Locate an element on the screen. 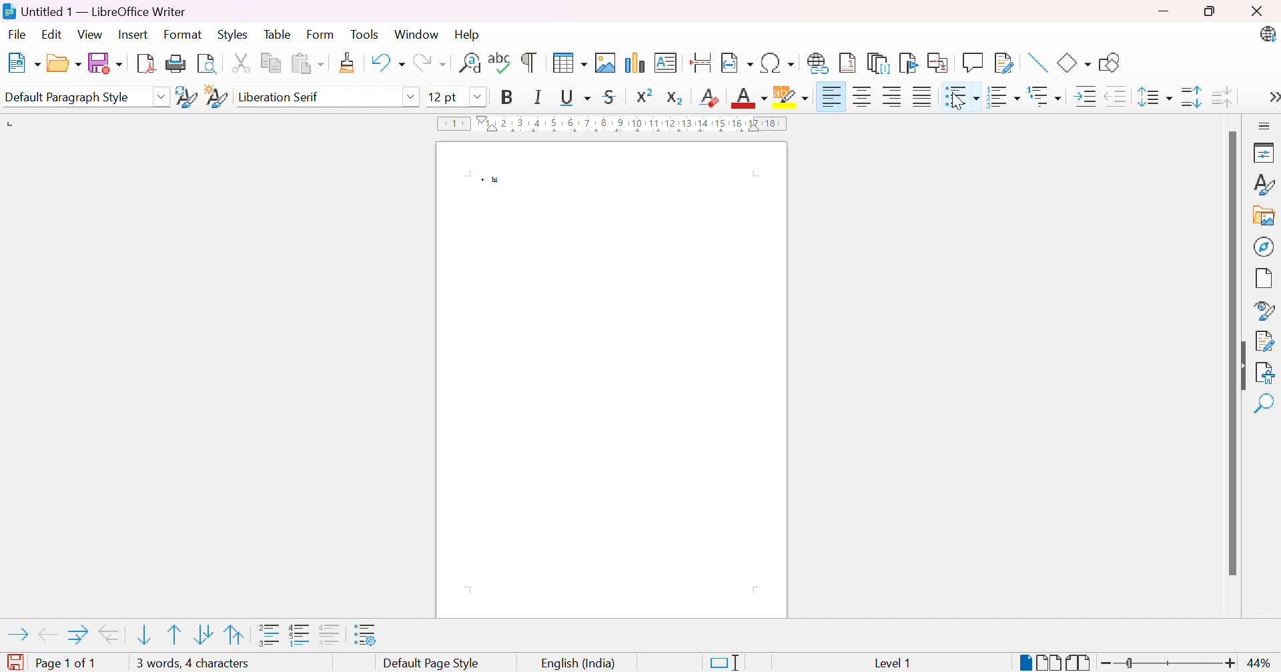 This screenshot has height=672, width=1281. 1 word, 1 character is located at coordinates (189, 664).